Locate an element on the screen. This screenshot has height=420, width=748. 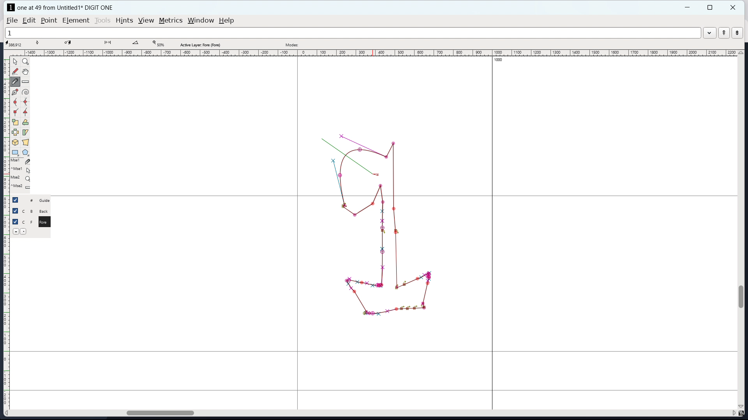
glyph is located at coordinates (385, 248).